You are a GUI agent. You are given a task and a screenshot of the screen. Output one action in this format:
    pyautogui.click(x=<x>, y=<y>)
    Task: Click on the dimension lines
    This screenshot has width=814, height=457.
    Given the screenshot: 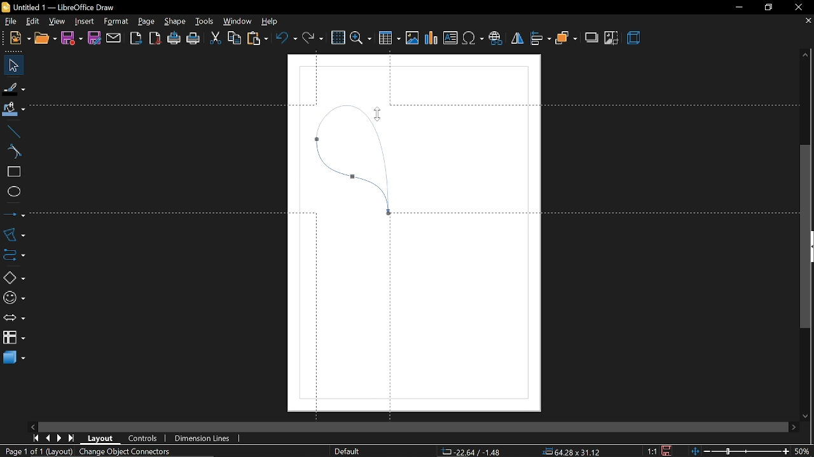 What is the action you would take?
    pyautogui.click(x=204, y=439)
    